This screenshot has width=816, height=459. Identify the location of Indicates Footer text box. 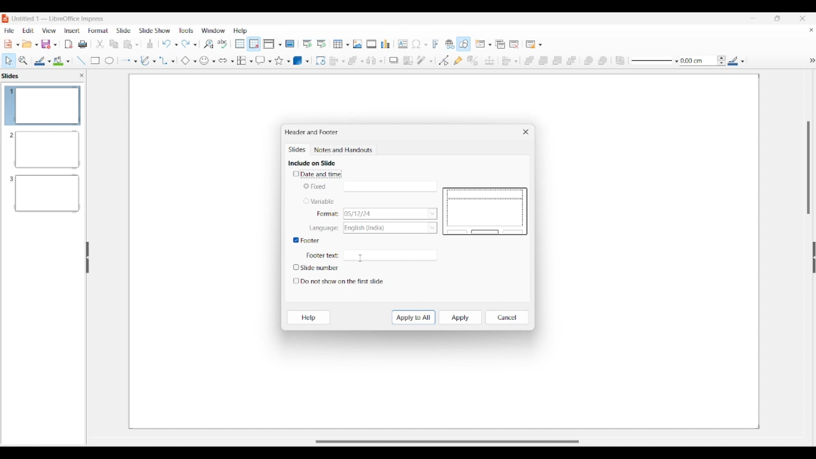
(322, 256).